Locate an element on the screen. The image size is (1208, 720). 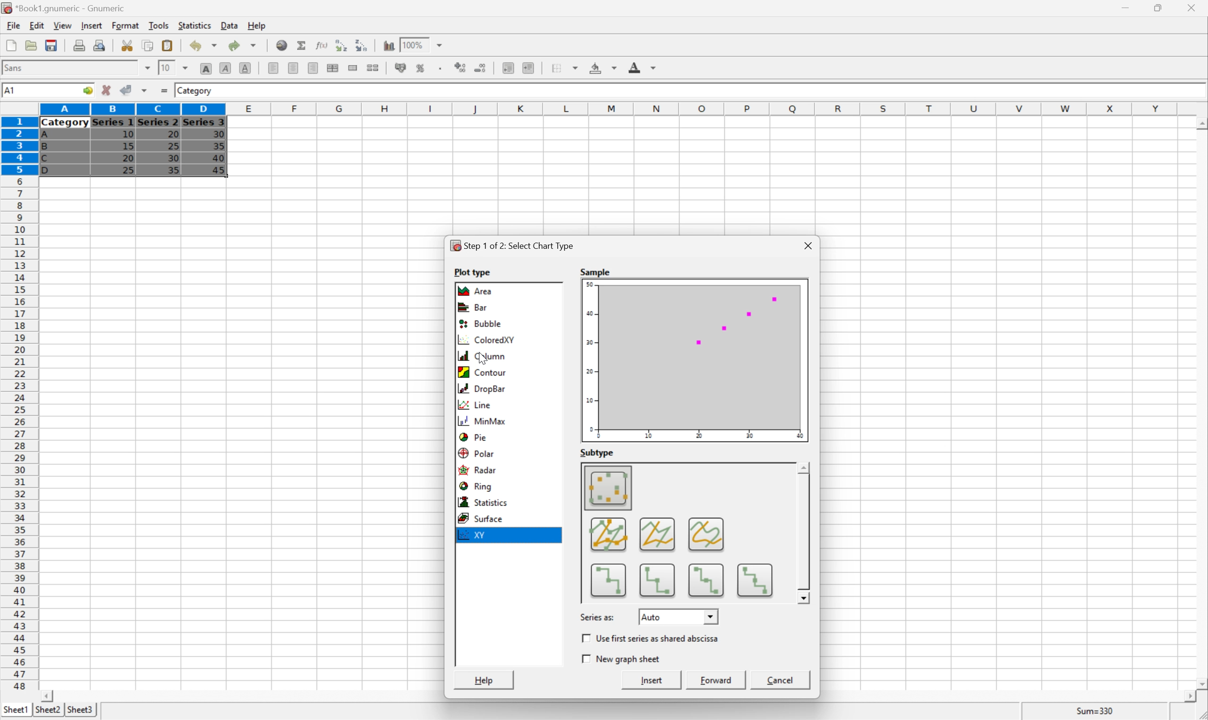
Cancel is located at coordinates (784, 680).